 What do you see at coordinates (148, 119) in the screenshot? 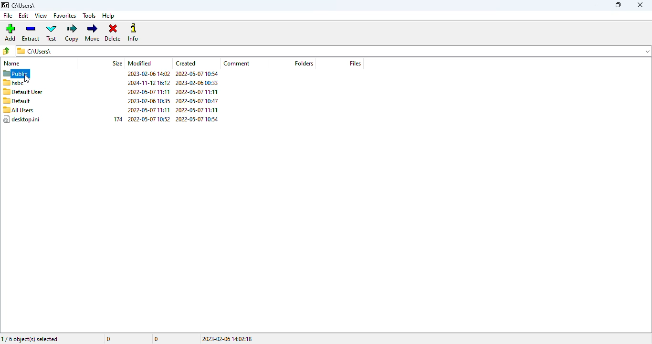
I see ` 2022-05-07 10:52` at bounding box center [148, 119].